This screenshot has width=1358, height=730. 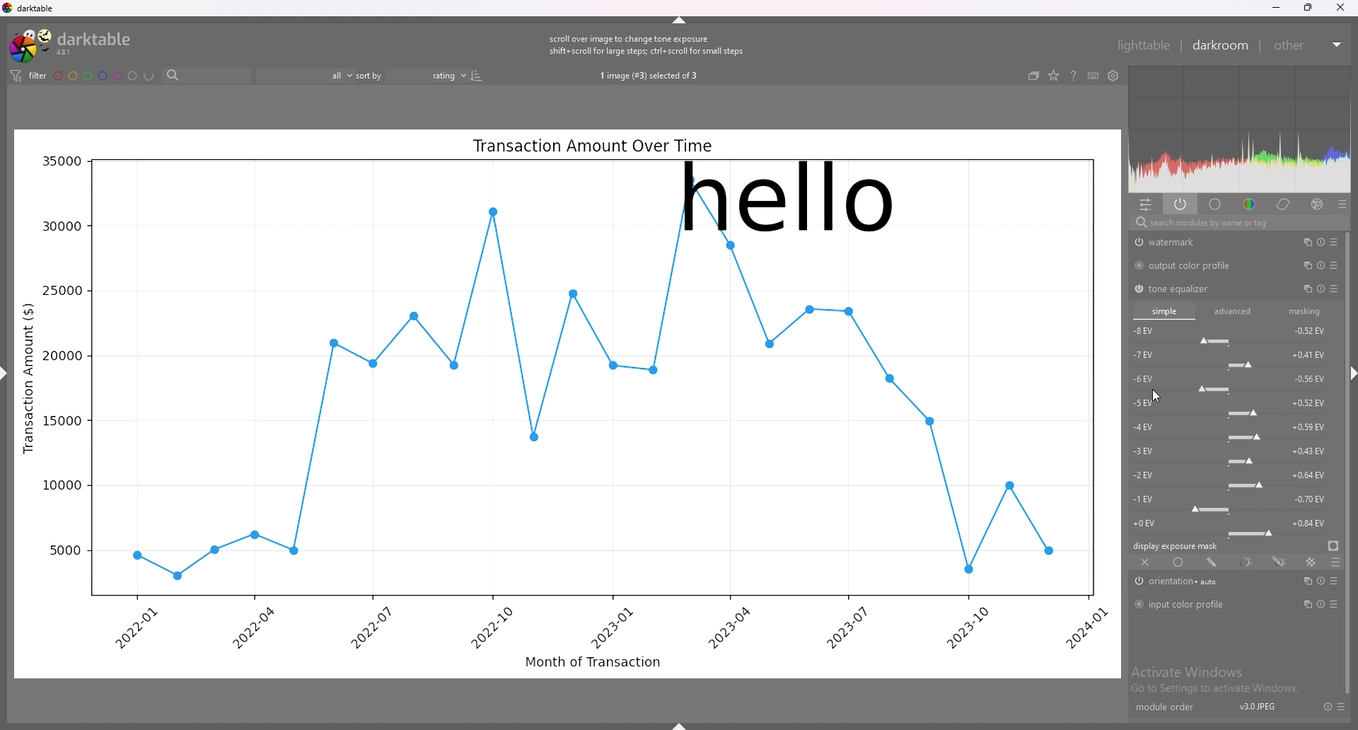 I want to click on scroll over image to change tone exposure shift+scroll for large steps; ctrl+ scroll for small steps., so click(x=648, y=45).